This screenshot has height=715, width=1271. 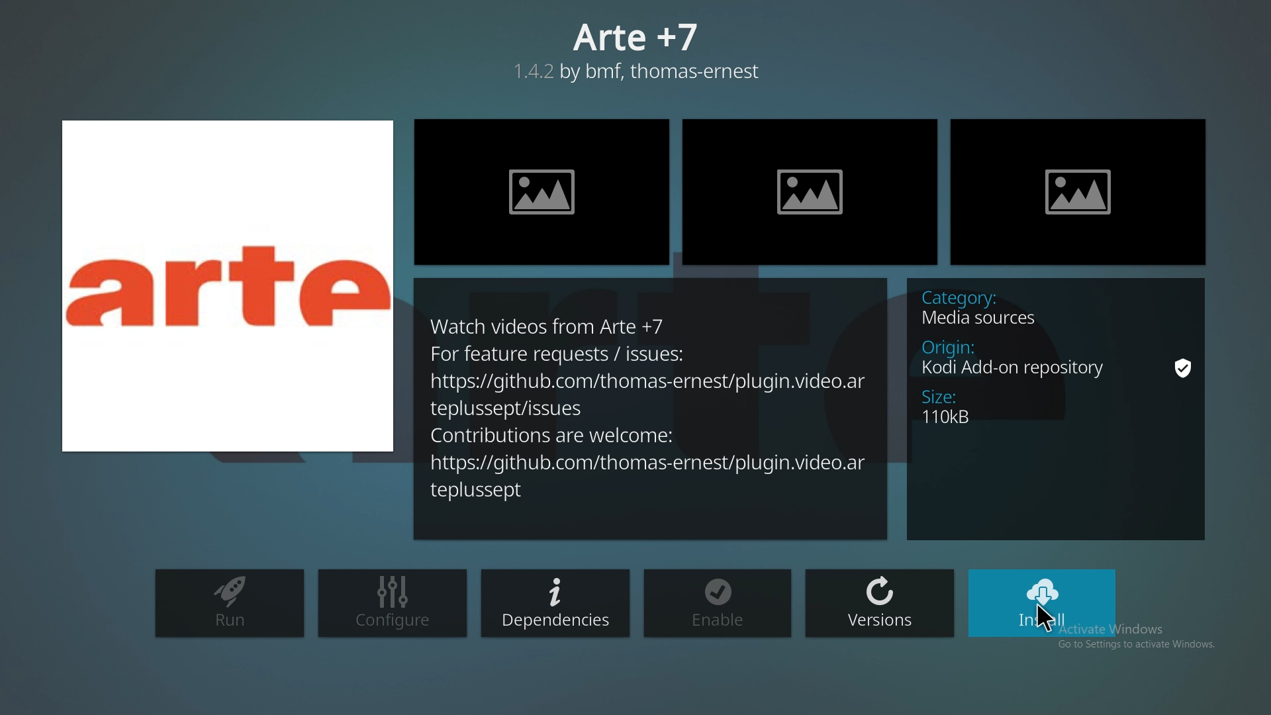 I want to click on arte, so click(x=641, y=50).